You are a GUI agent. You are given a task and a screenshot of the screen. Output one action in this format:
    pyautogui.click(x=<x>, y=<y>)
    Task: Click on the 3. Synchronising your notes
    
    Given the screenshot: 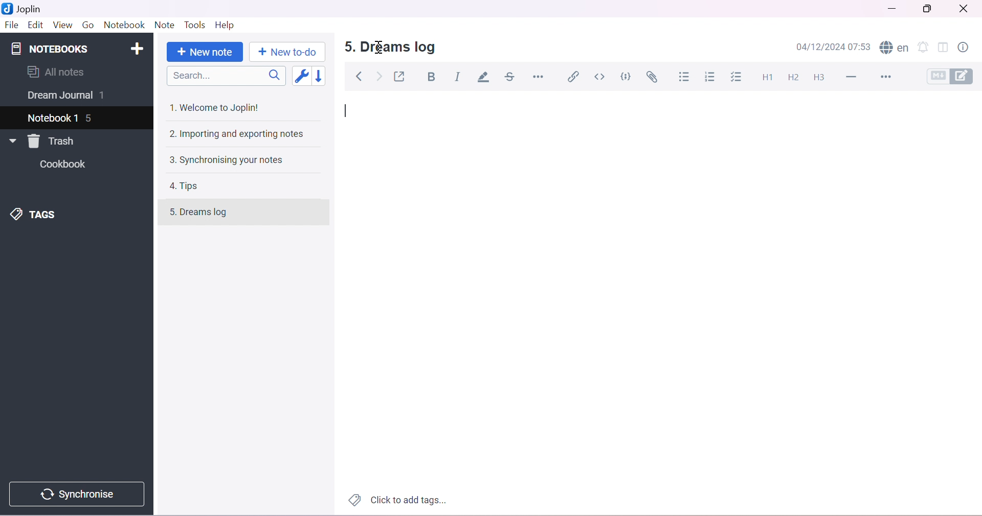 What is the action you would take?
    pyautogui.click(x=226, y=161)
    